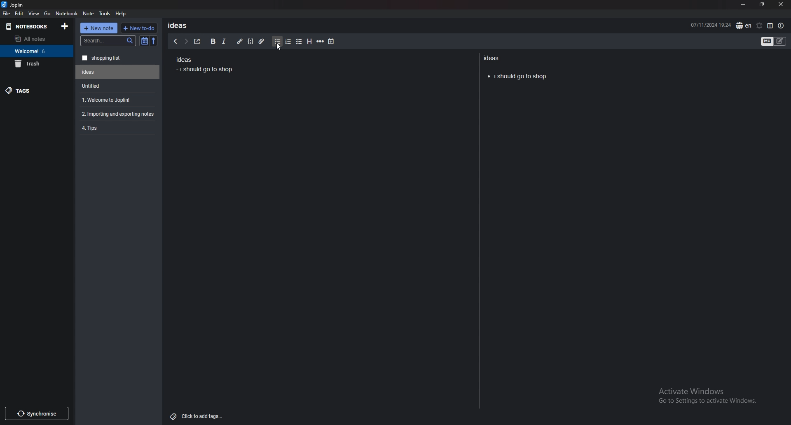  Describe the element at coordinates (744, 26) in the screenshot. I see `spell check` at that location.